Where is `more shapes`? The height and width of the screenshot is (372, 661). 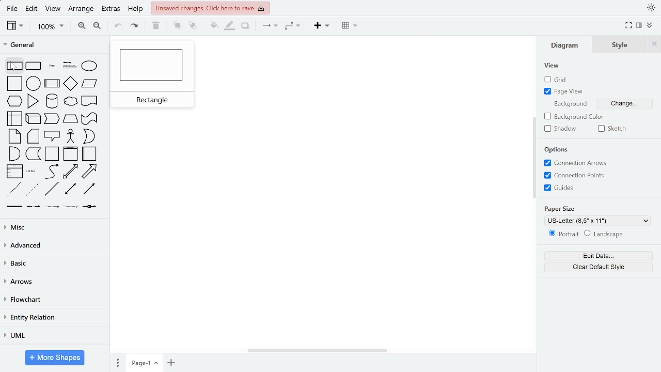
more shapes is located at coordinates (55, 358).